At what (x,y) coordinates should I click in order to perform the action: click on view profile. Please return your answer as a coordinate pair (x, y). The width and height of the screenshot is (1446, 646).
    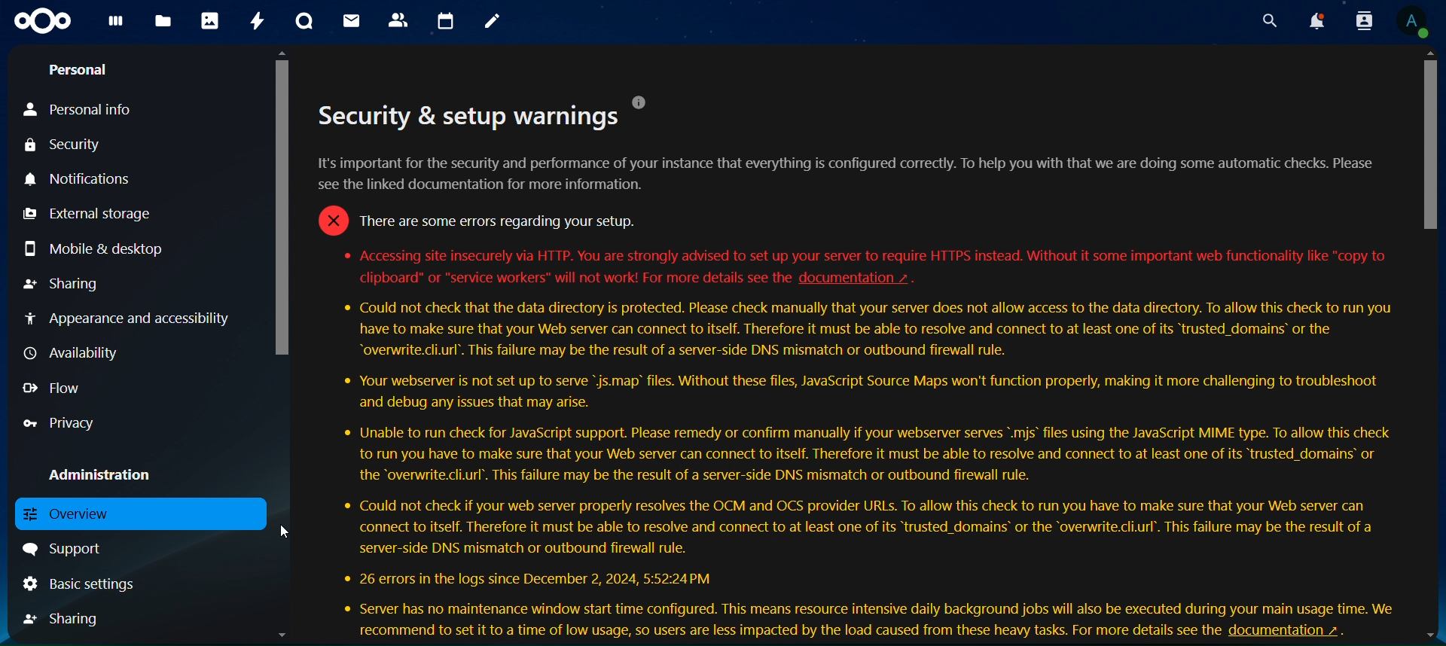
    Looking at the image, I should click on (1411, 23).